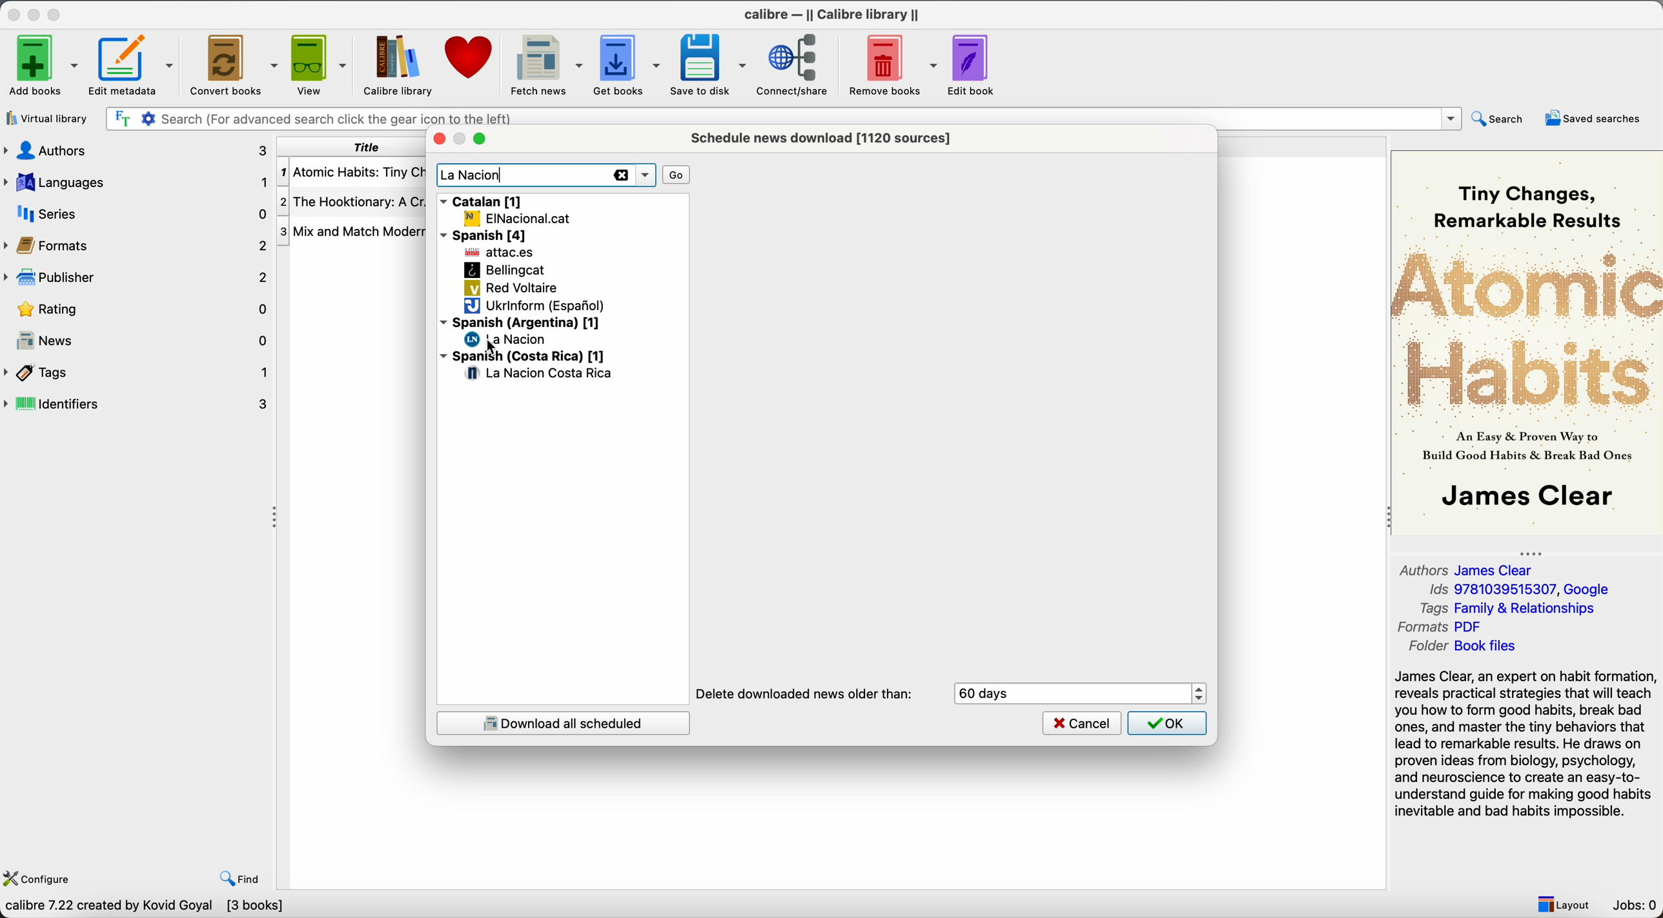  I want to click on search, so click(1500, 119).